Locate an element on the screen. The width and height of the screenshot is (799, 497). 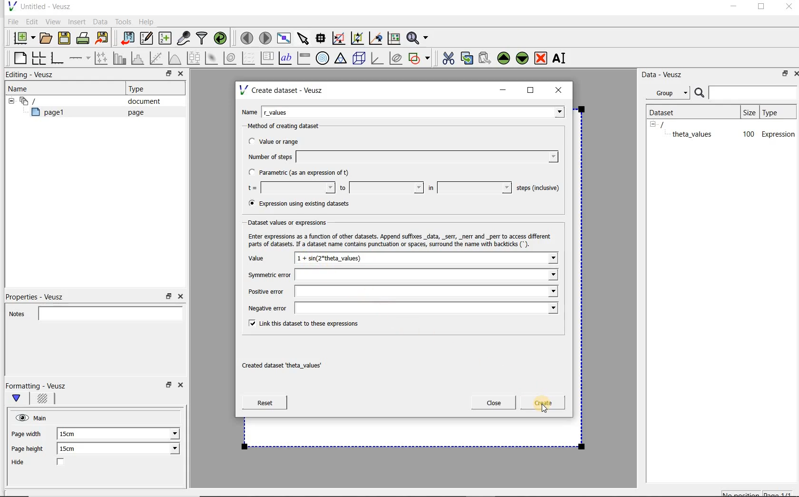
100 is located at coordinates (748, 135).